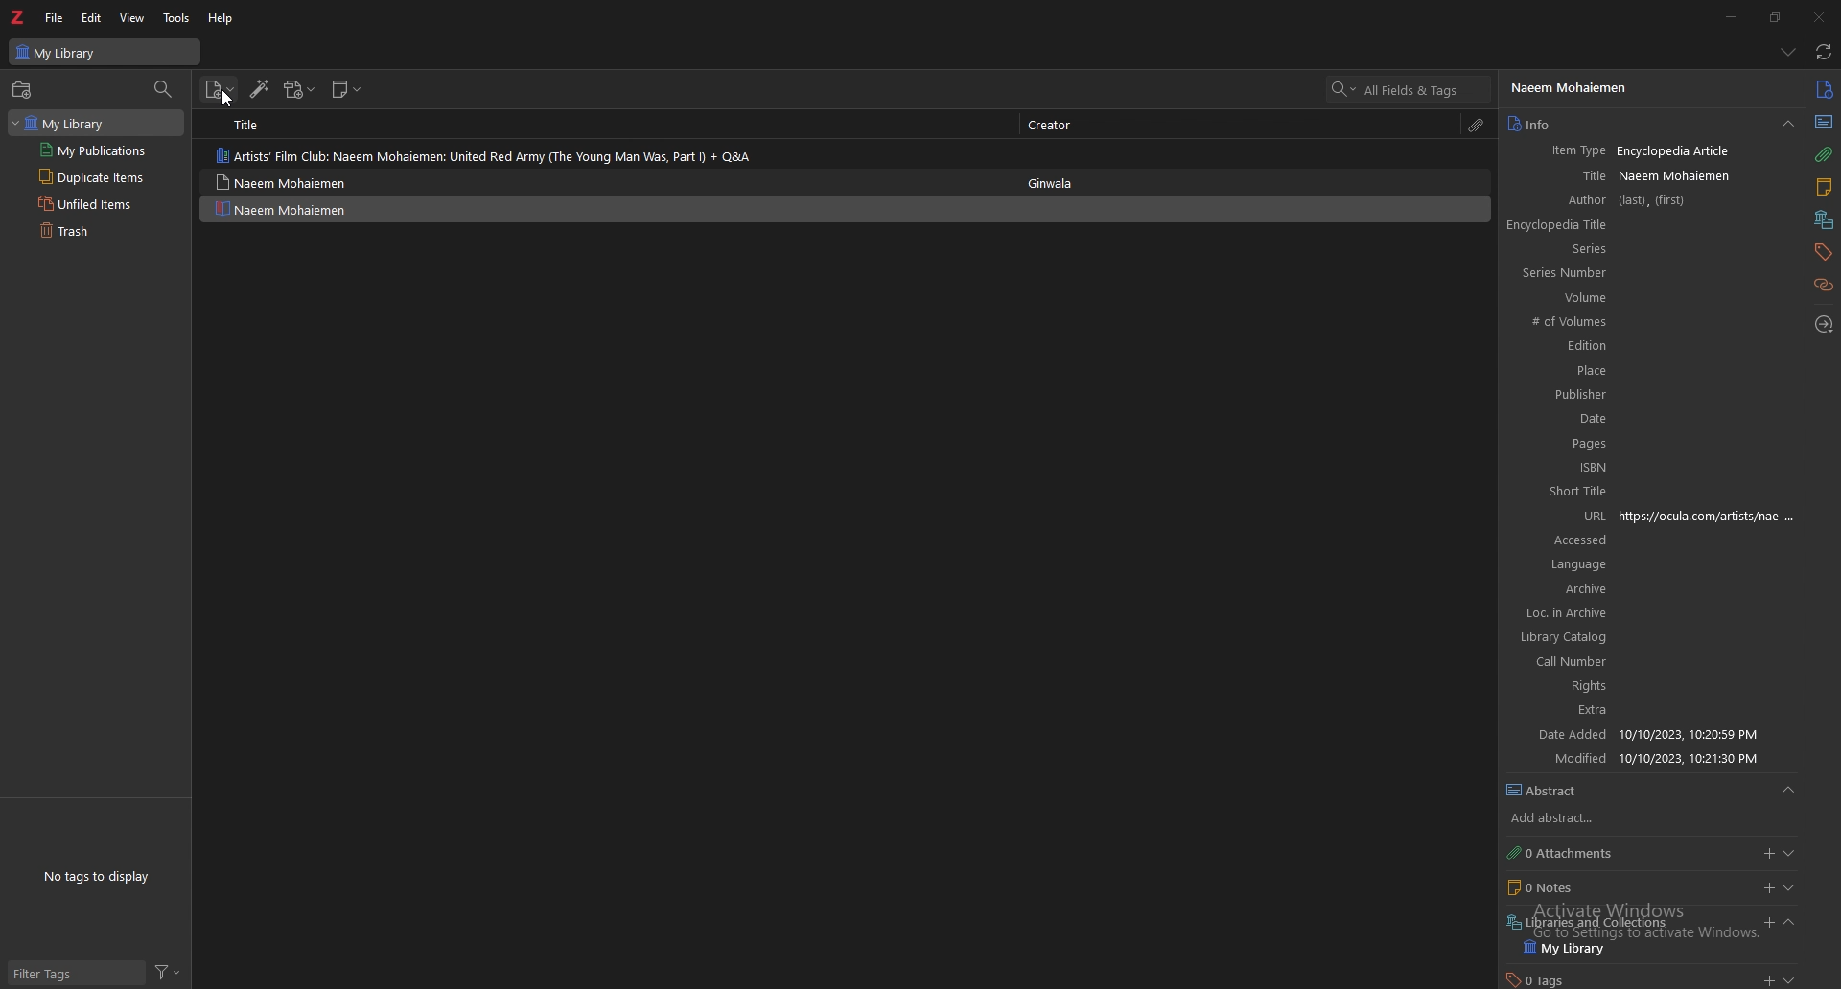 The width and height of the screenshot is (1841, 989). I want to click on modified, so click(1557, 759).